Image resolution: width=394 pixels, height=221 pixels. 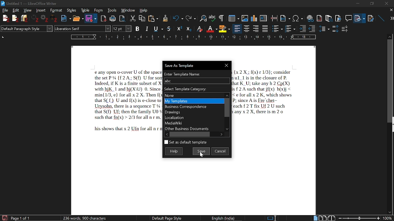 What do you see at coordinates (226, 218) in the screenshot?
I see `English(India)` at bounding box center [226, 218].